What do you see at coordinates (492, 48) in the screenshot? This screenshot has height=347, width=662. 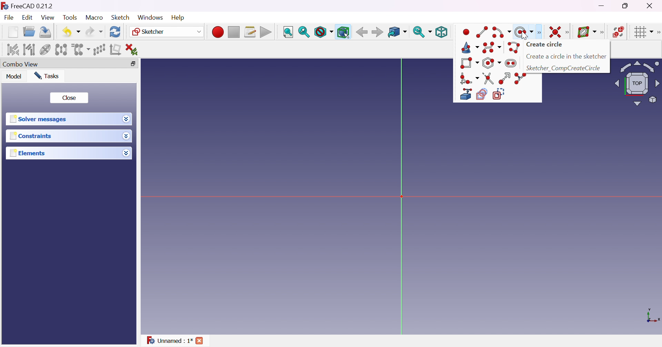 I see `Create B-spline` at bounding box center [492, 48].